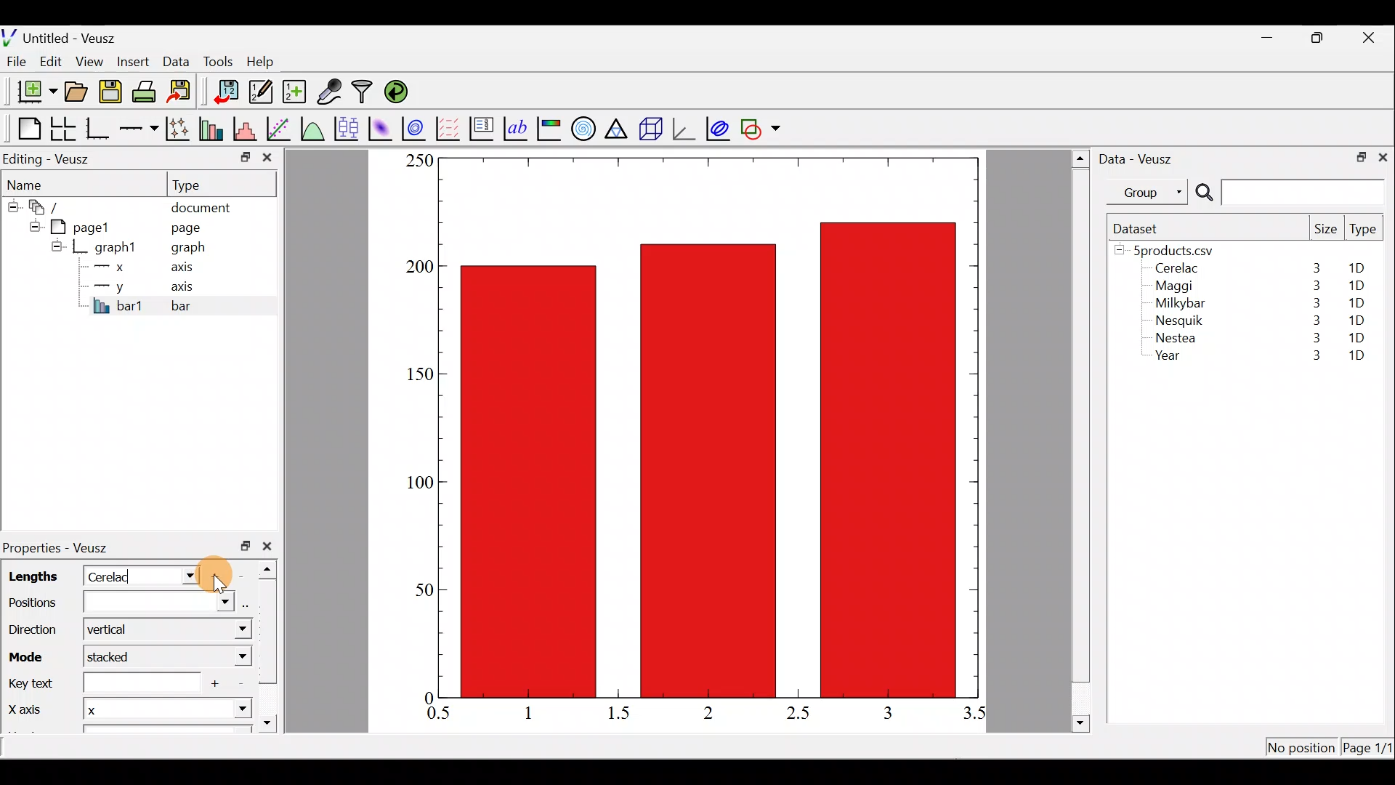 This screenshot has width=1395, height=785. Describe the element at coordinates (115, 631) in the screenshot. I see `Vertical` at that location.